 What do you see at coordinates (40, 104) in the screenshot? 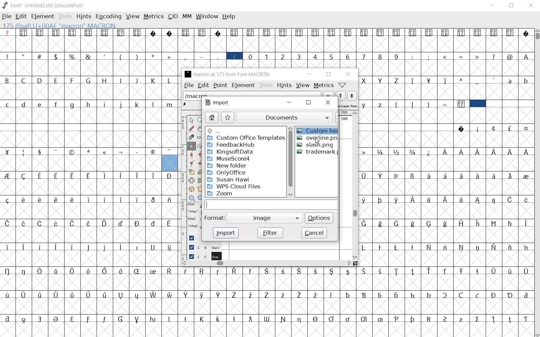
I see `e` at bounding box center [40, 104].